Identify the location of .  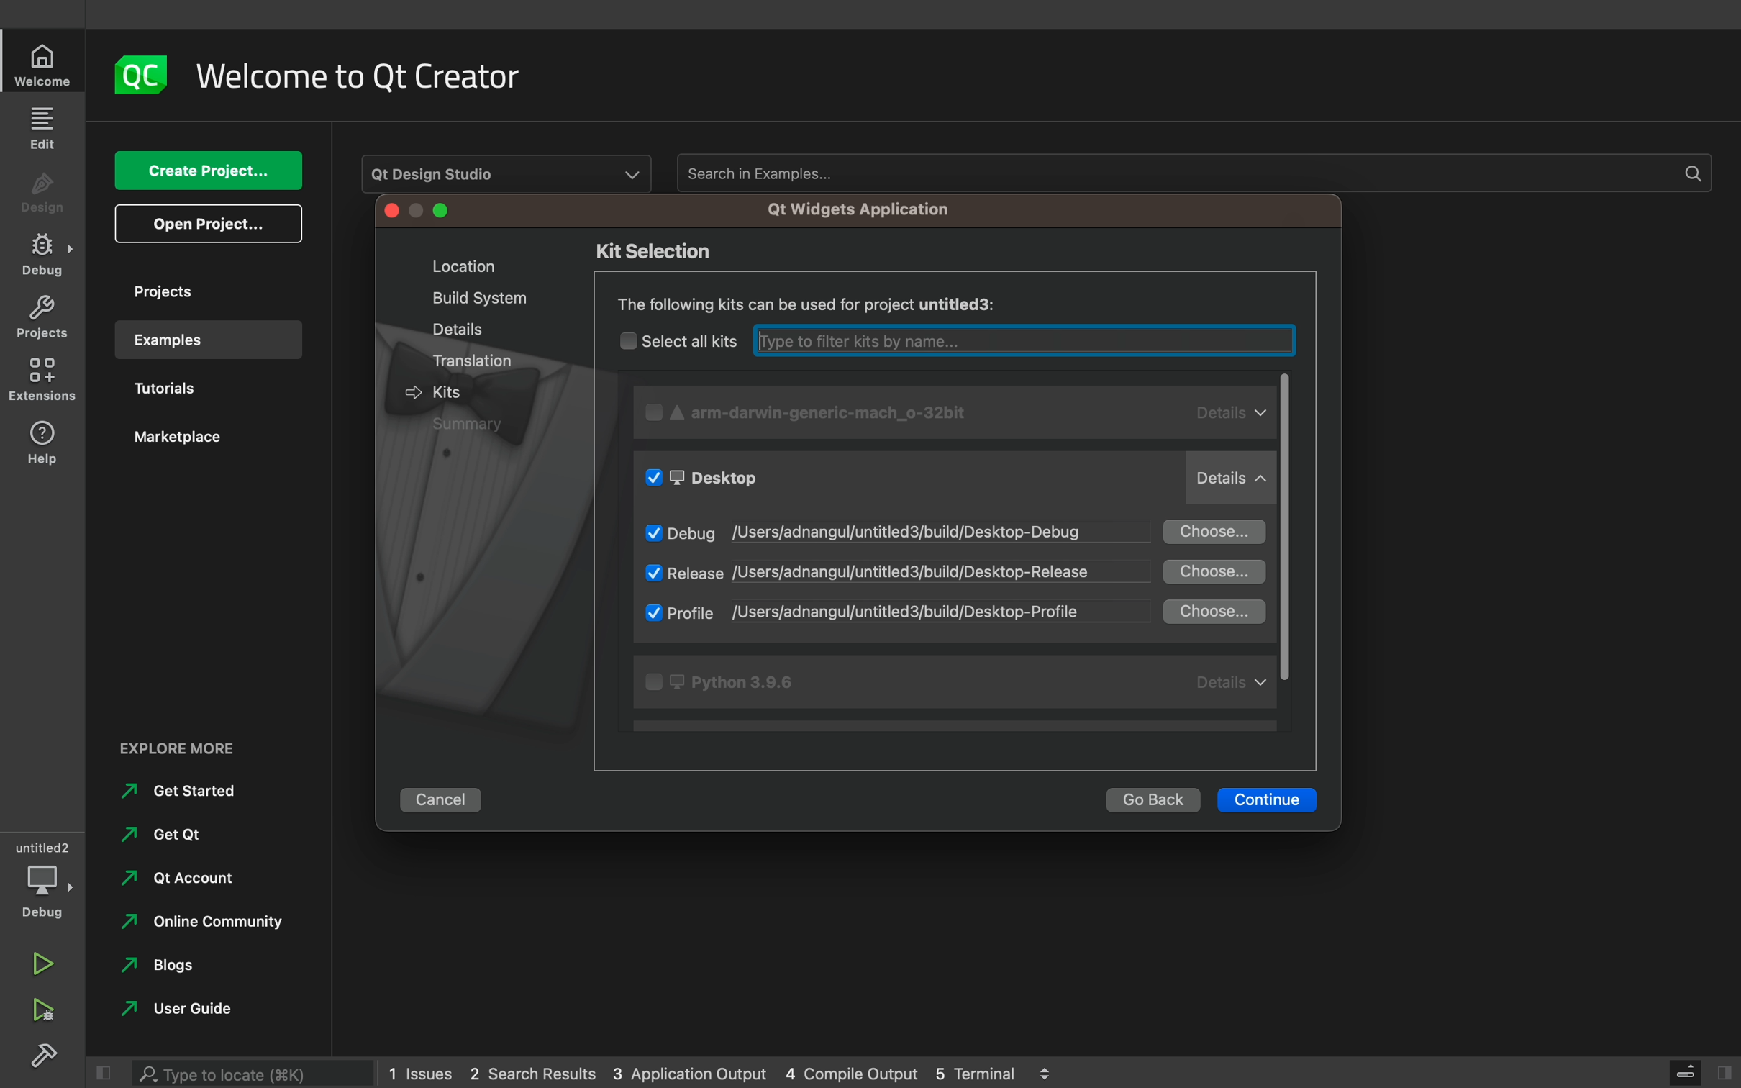
(167, 833).